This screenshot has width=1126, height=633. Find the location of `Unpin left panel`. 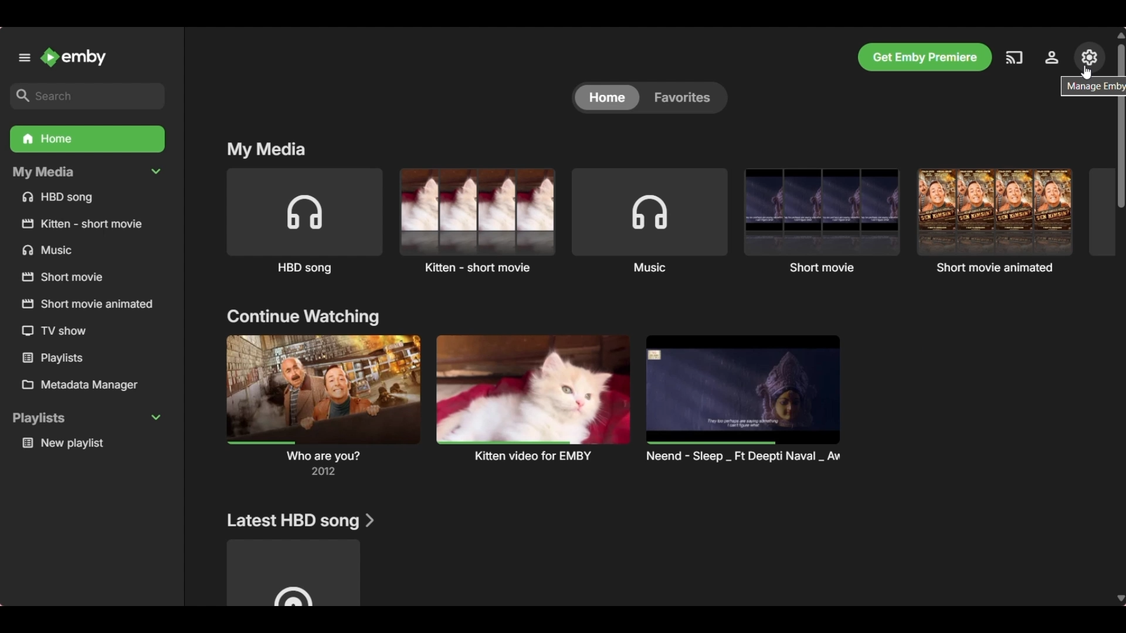

Unpin left panel is located at coordinates (24, 57).